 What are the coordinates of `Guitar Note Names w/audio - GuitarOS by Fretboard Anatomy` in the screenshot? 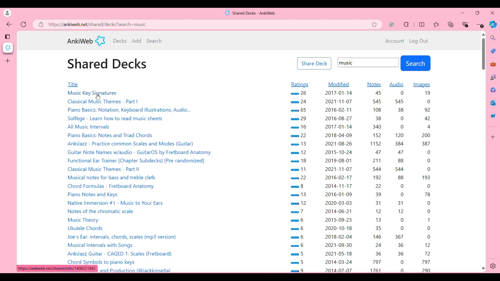 It's located at (142, 153).